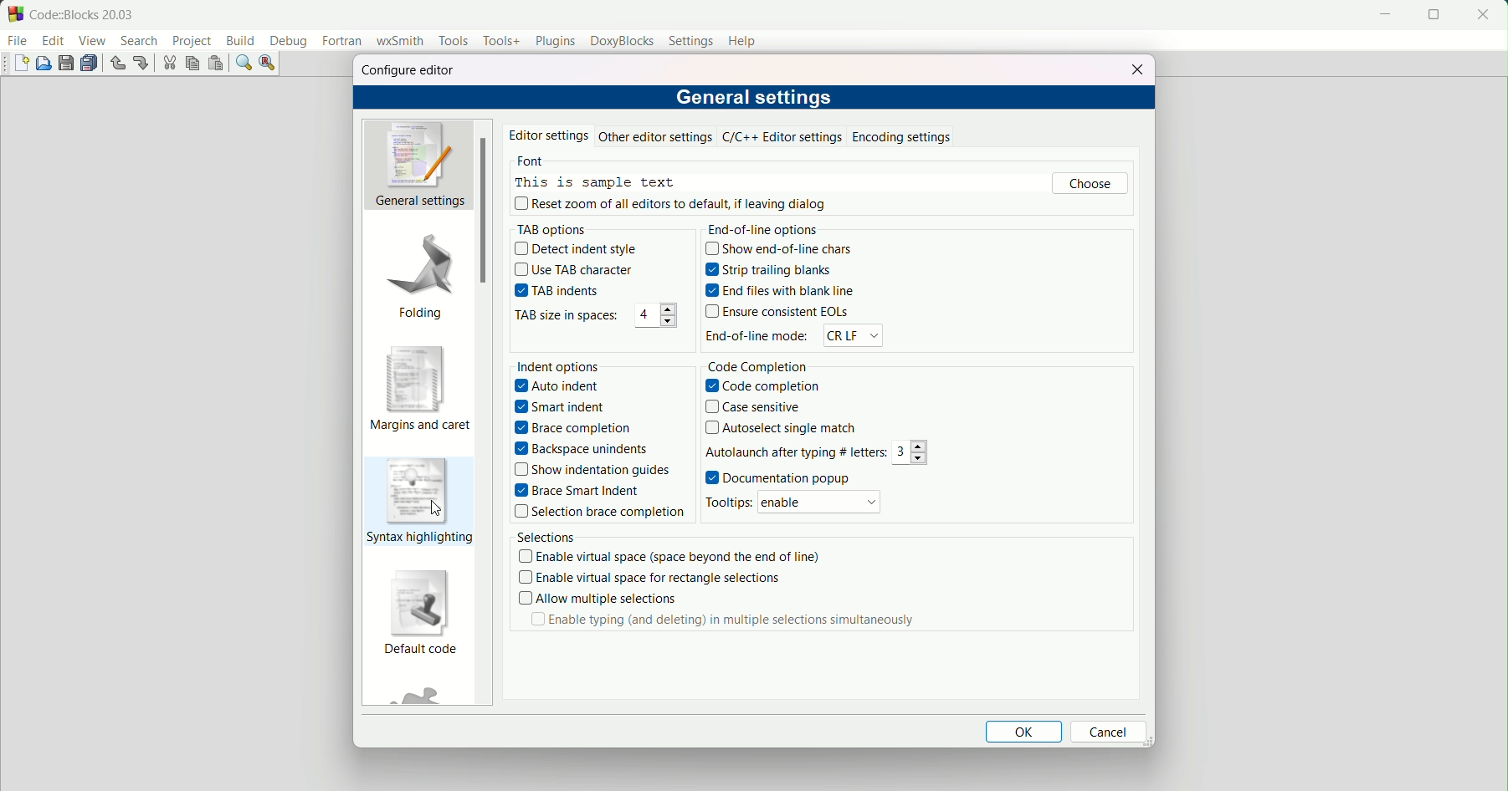 The width and height of the screenshot is (1508, 791). Describe the element at coordinates (593, 173) in the screenshot. I see `text` at that location.